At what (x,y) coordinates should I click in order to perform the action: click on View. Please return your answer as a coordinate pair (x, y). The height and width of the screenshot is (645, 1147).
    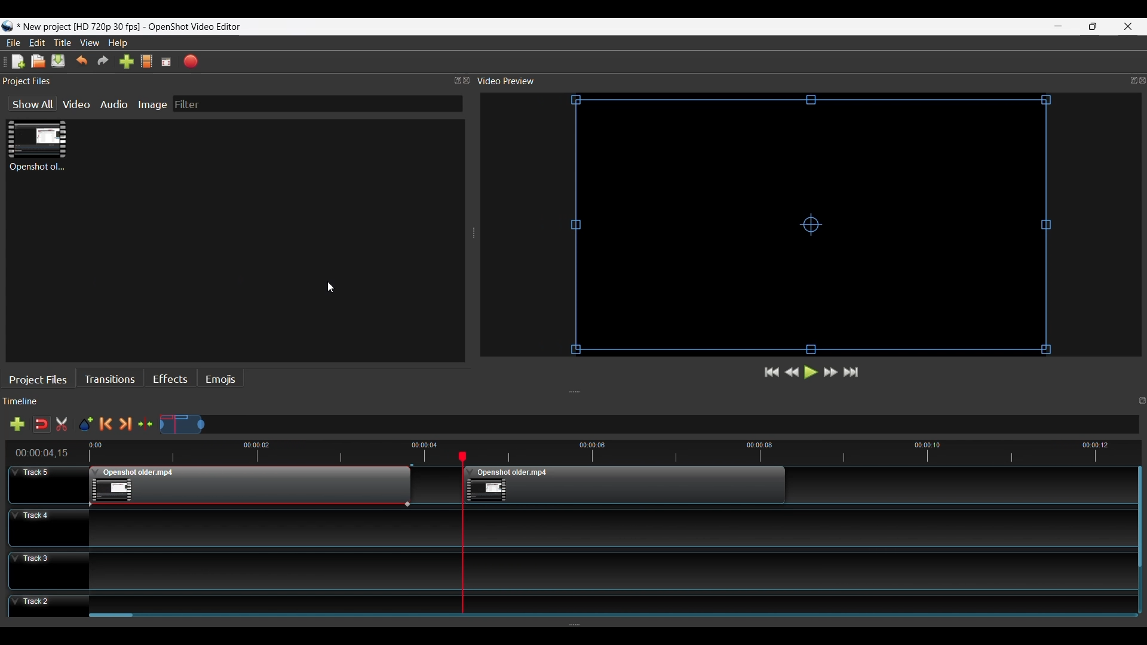
    Looking at the image, I should click on (91, 43).